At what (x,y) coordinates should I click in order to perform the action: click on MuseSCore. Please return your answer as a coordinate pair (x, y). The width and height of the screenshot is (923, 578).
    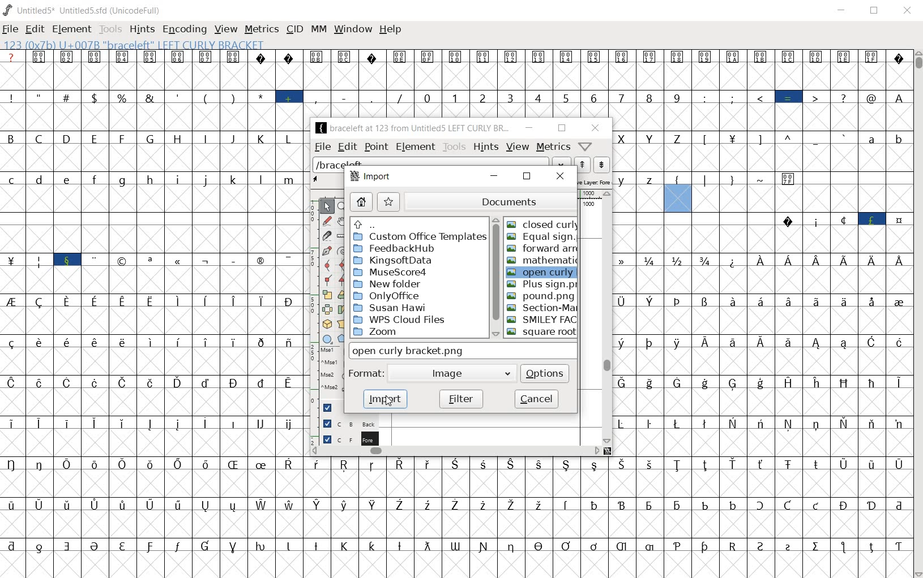
    Looking at the image, I should click on (391, 271).